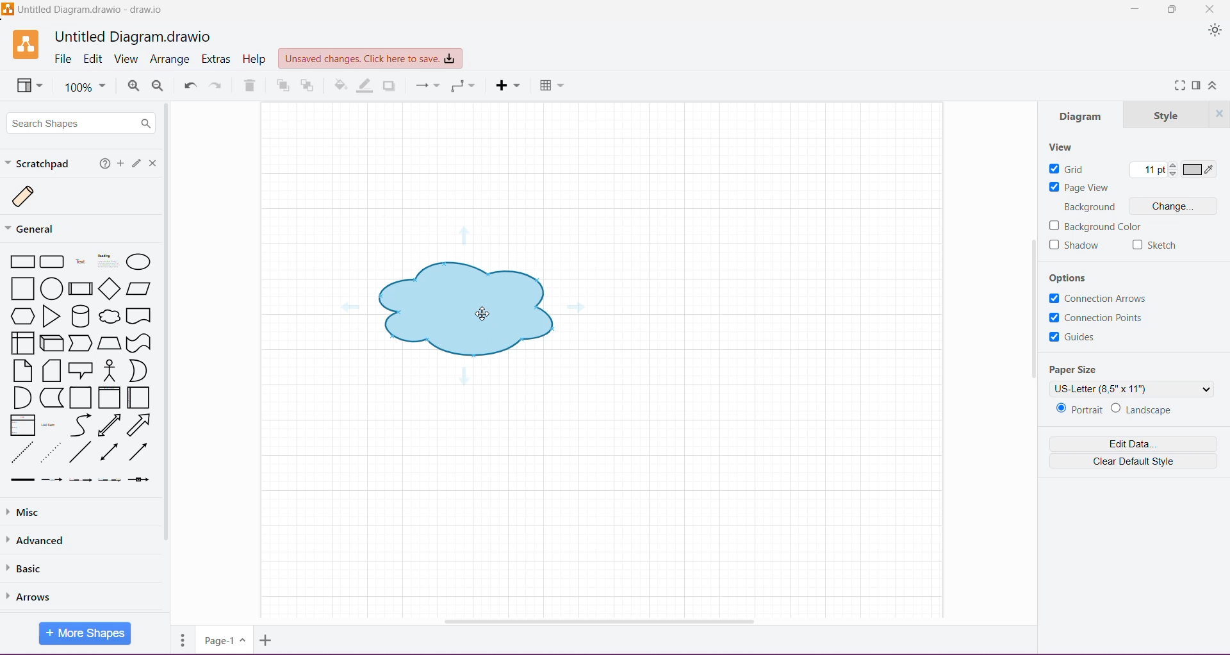 The image size is (1230, 655). Describe the element at coordinates (1174, 10) in the screenshot. I see `Restore Down` at that location.